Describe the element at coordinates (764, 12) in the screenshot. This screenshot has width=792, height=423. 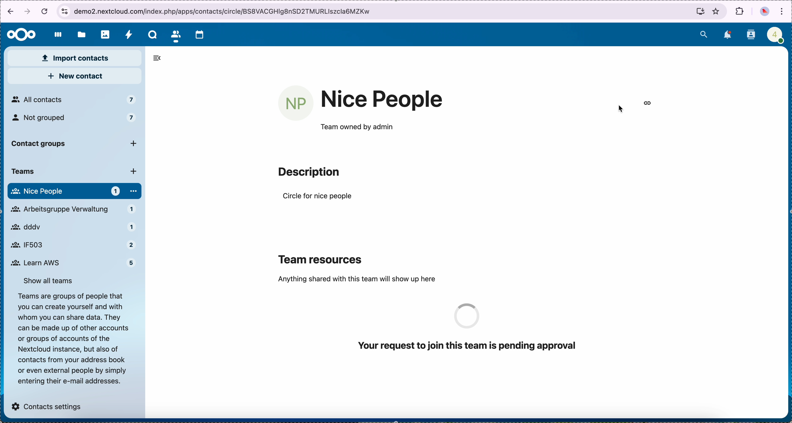
I see `profile picture` at that location.